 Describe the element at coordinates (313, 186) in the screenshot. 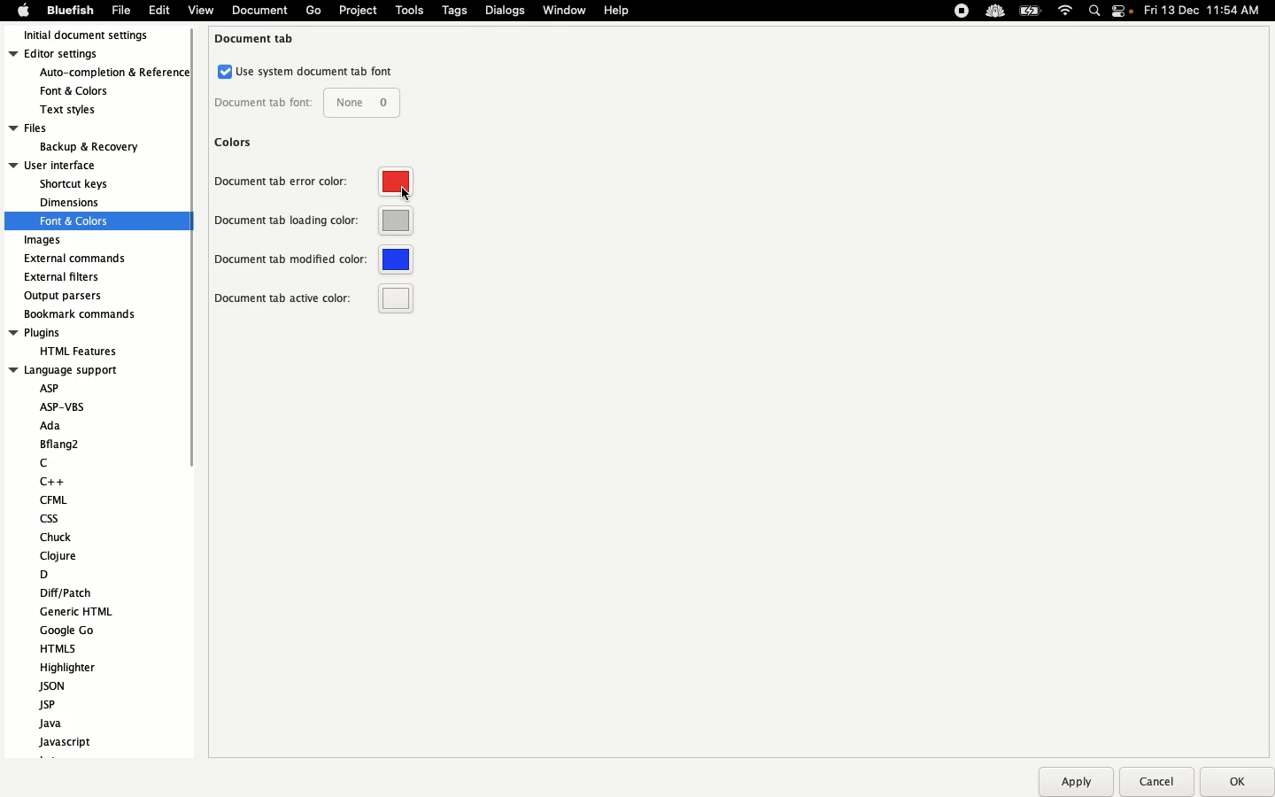

I see `Document tab error color` at that location.